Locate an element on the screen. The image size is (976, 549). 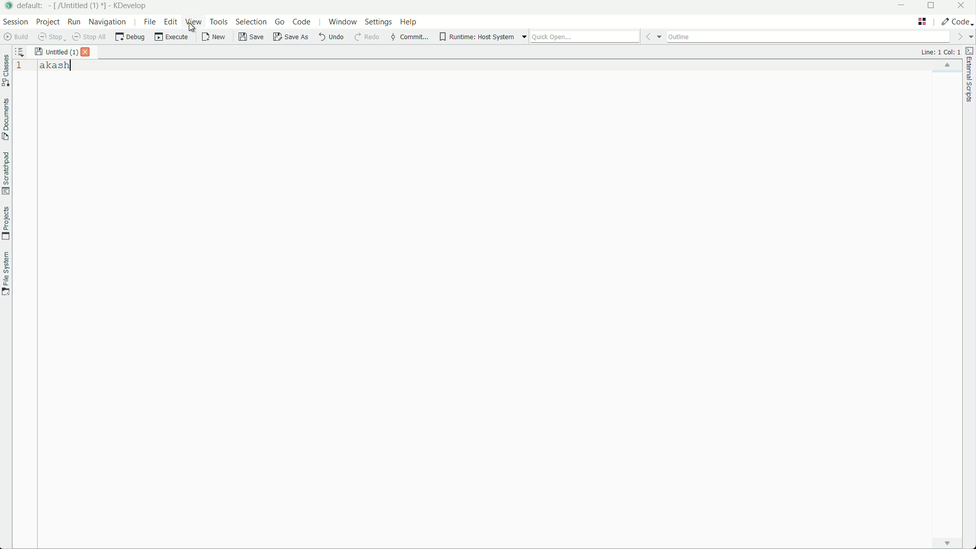
execute is located at coordinates (172, 38).